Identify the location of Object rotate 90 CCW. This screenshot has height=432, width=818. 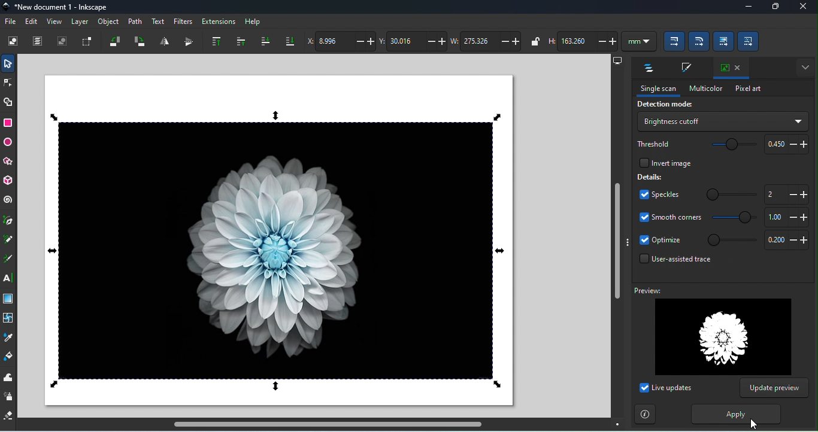
(114, 43).